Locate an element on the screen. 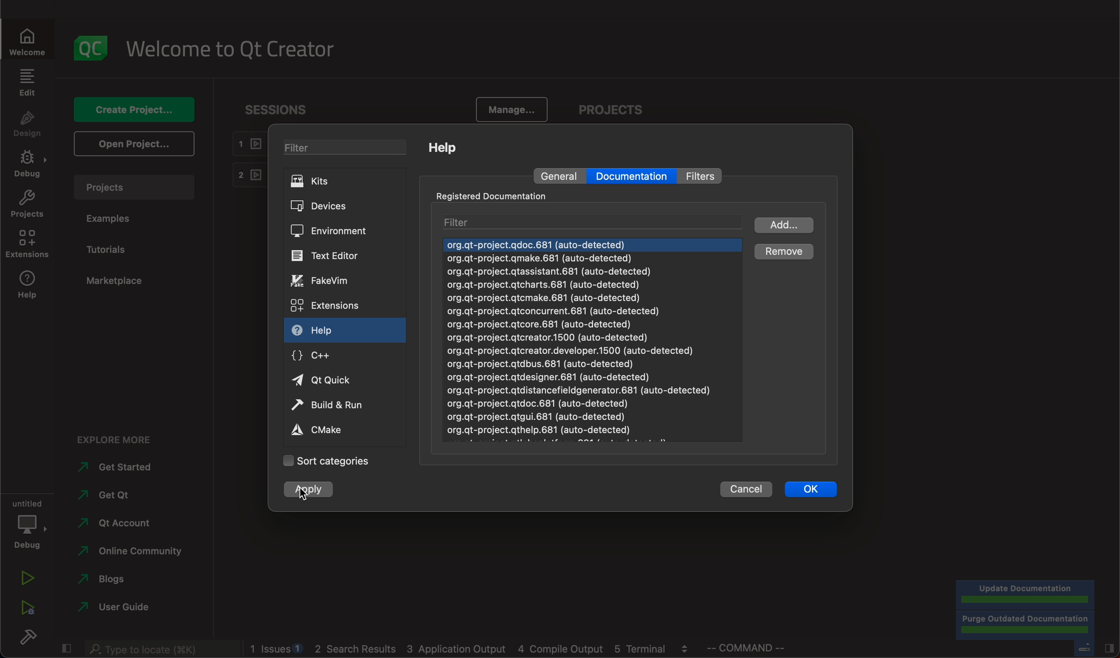 The image size is (1120, 658). run is located at coordinates (28, 578).